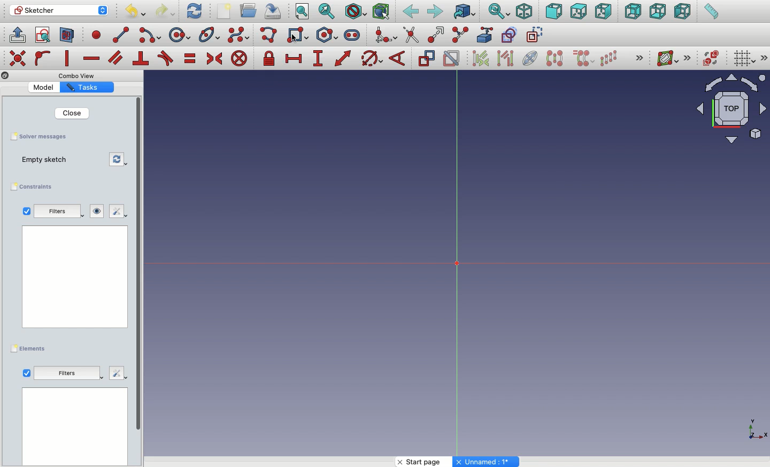 This screenshot has width=770, height=467. I want to click on constrain vertically , so click(70, 59).